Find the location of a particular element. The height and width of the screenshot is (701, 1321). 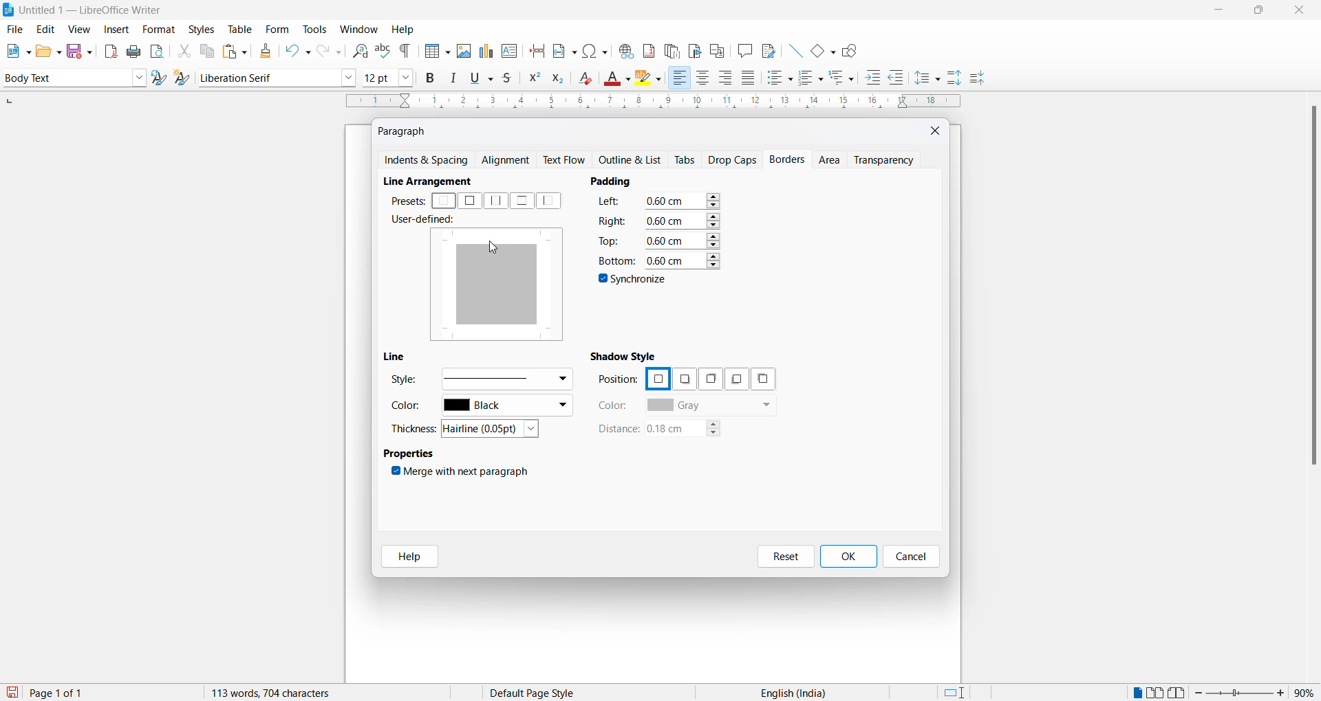

none is located at coordinates (444, 201).